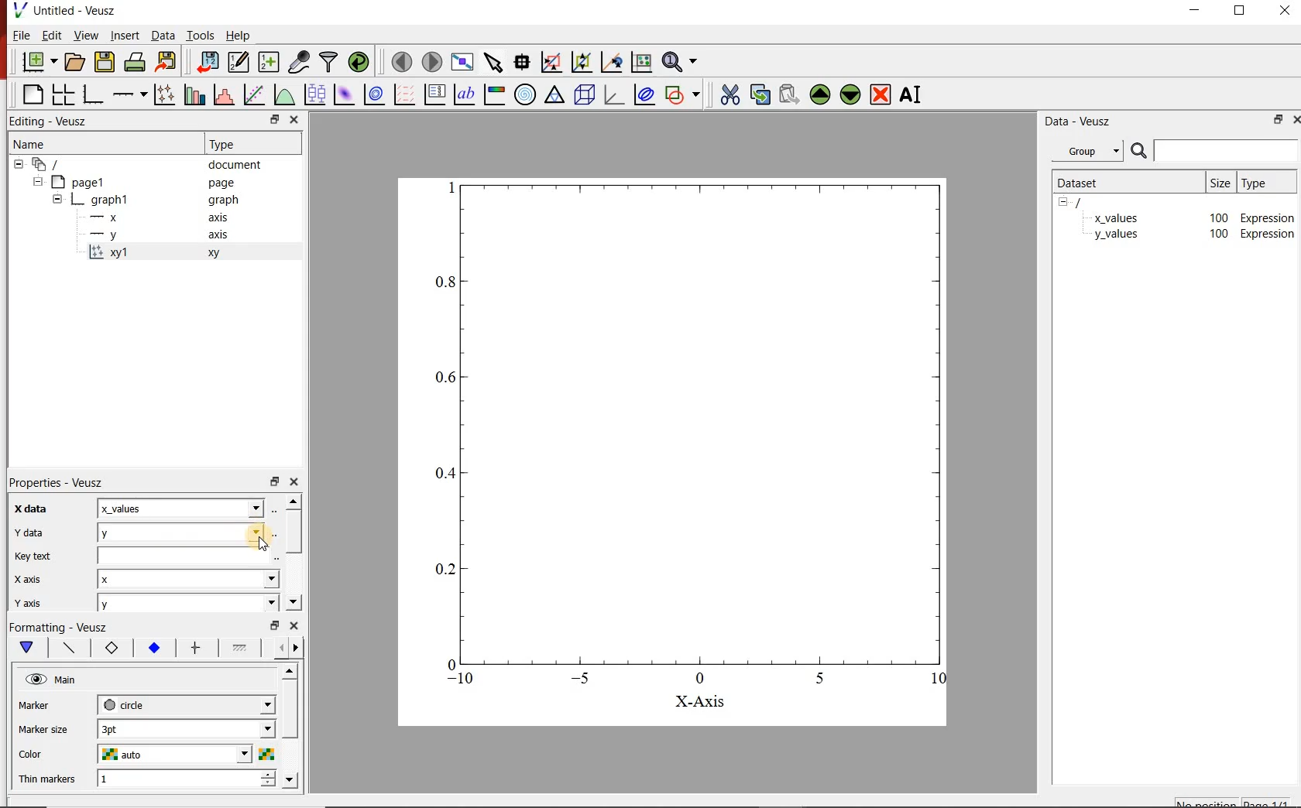  Describe the element at coordinates (1194, 12) in the screenshot. I see `minimize` at that location.